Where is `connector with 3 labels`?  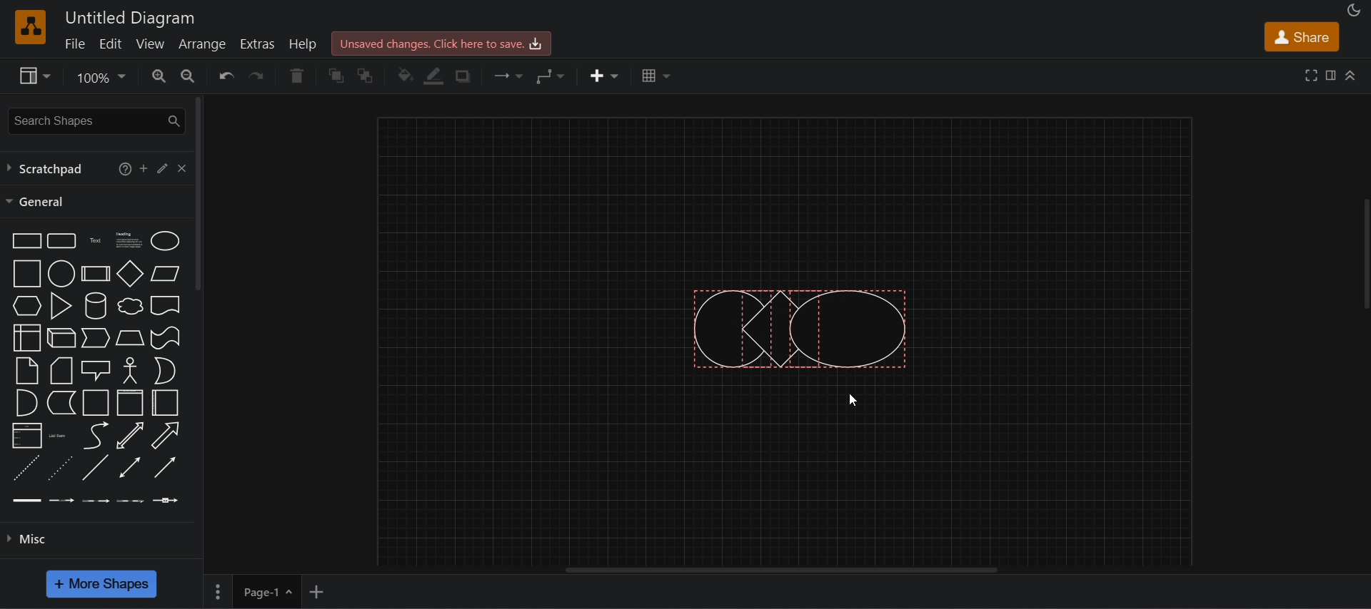
connector with 3 labels is located at coordinates (131, 499).